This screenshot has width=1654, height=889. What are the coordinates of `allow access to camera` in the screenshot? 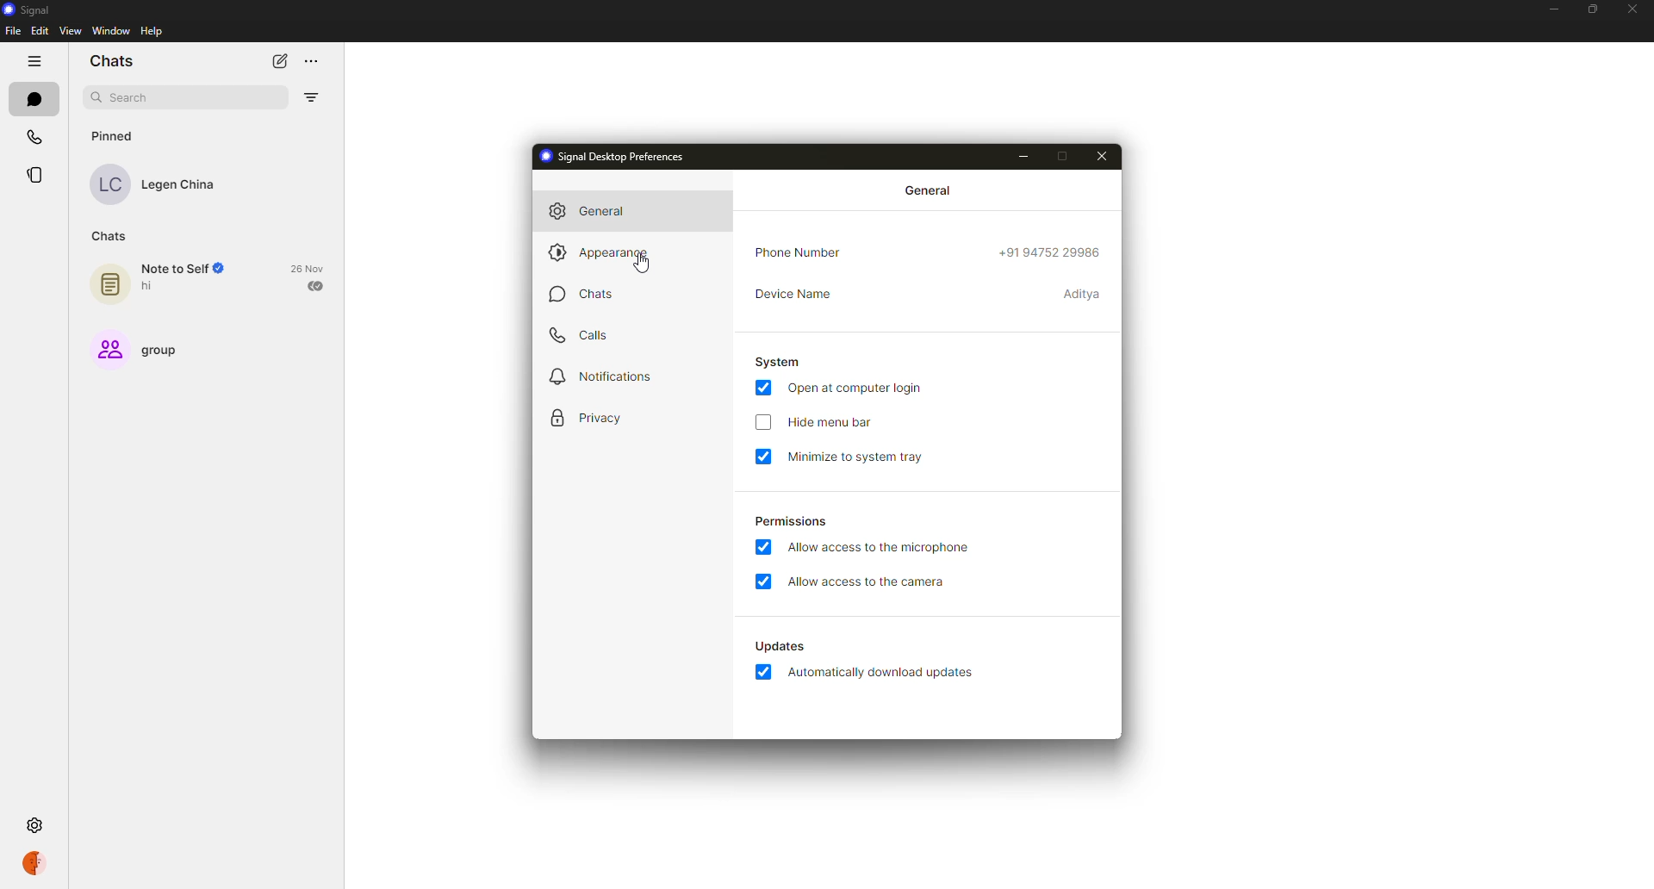 It's located at (870, 583).